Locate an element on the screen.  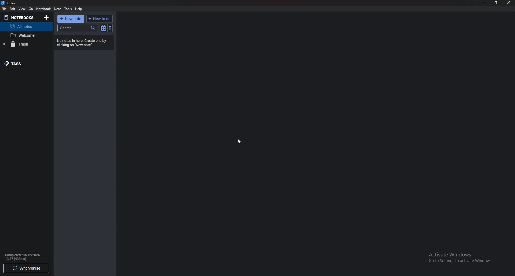
Activate Windows
Go to Settings to activate Windows. is located at coordinates (463, 258).